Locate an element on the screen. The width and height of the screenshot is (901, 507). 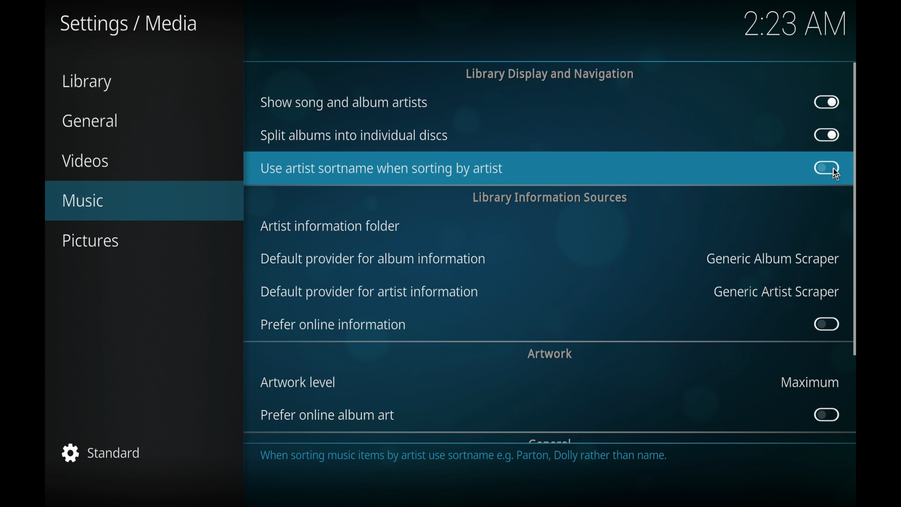
prefer online information is located at coordinates (333, 324).